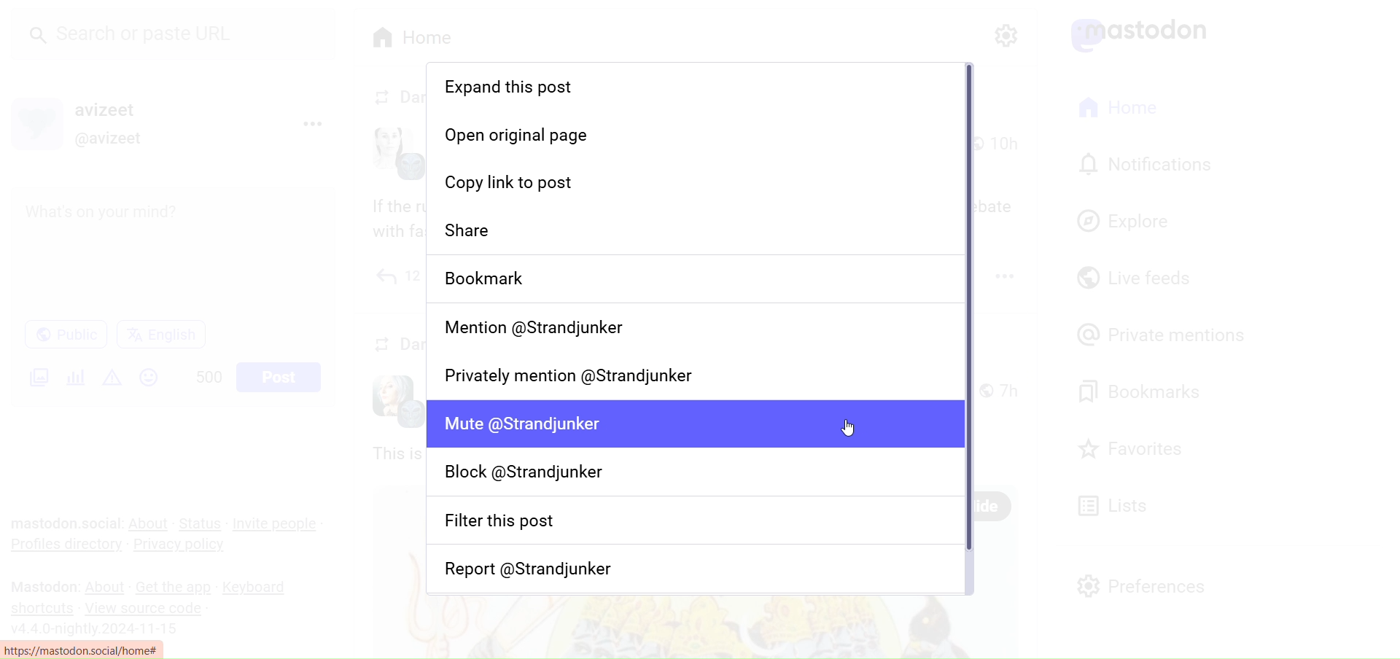 This screenshot has height=659, width=1400. I want to click on Bookmark, so click(696, 279).